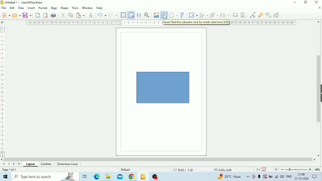 Image resolution: width=322 pixels, height=181 pixels. I want to click on Horizontal scrollbar, so click(158, 159).